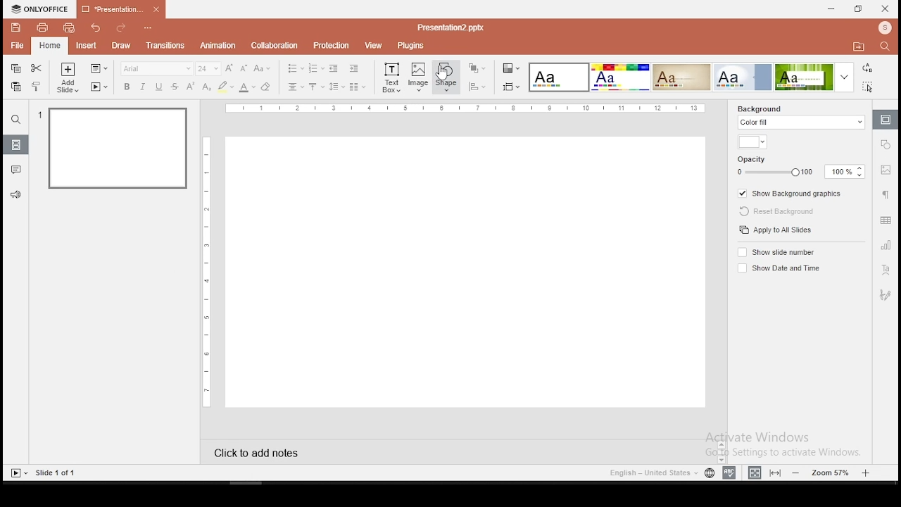 The height and width of the screenshot is (507, 901). Describe the element at coordinates (15, 170) in the screenshot. I see `comments` at that location.